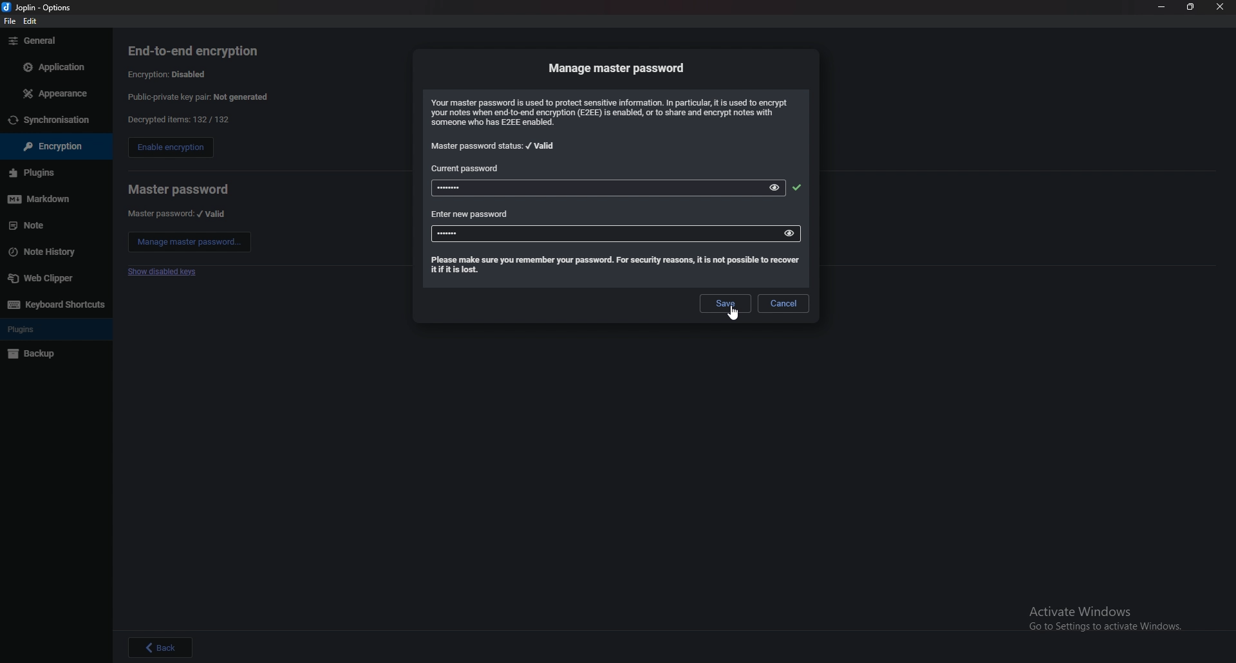  Describe the element at coordinates (178, 120) in the screenshot. I see `decrypted items` at that location.